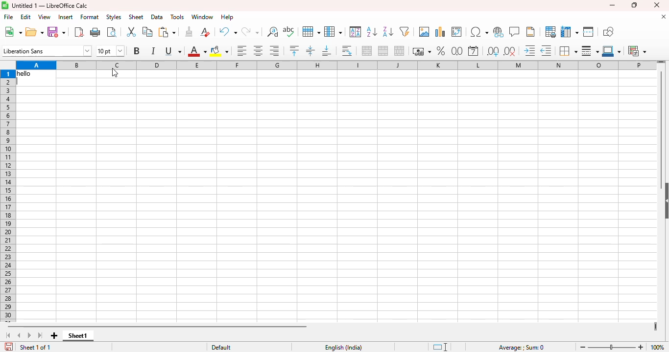 This screenshot has height=352, width=669. What do you see at coordinates (372, 31) in the screenshot?
I see `sort ascending` at bounding box center [372, 31].